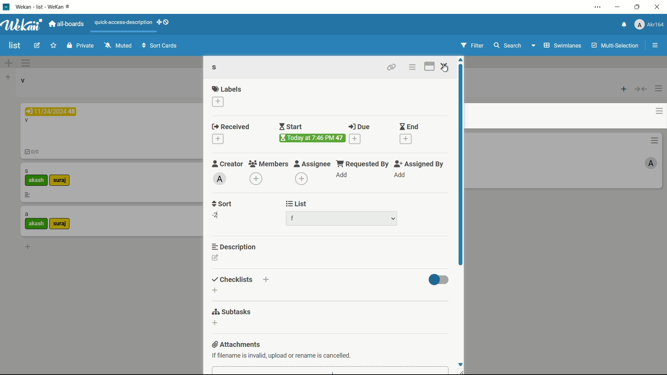  What do you see at coordinates (59, 224) in the screenshot?
I see `label-2` at bounding box center [59, 224].